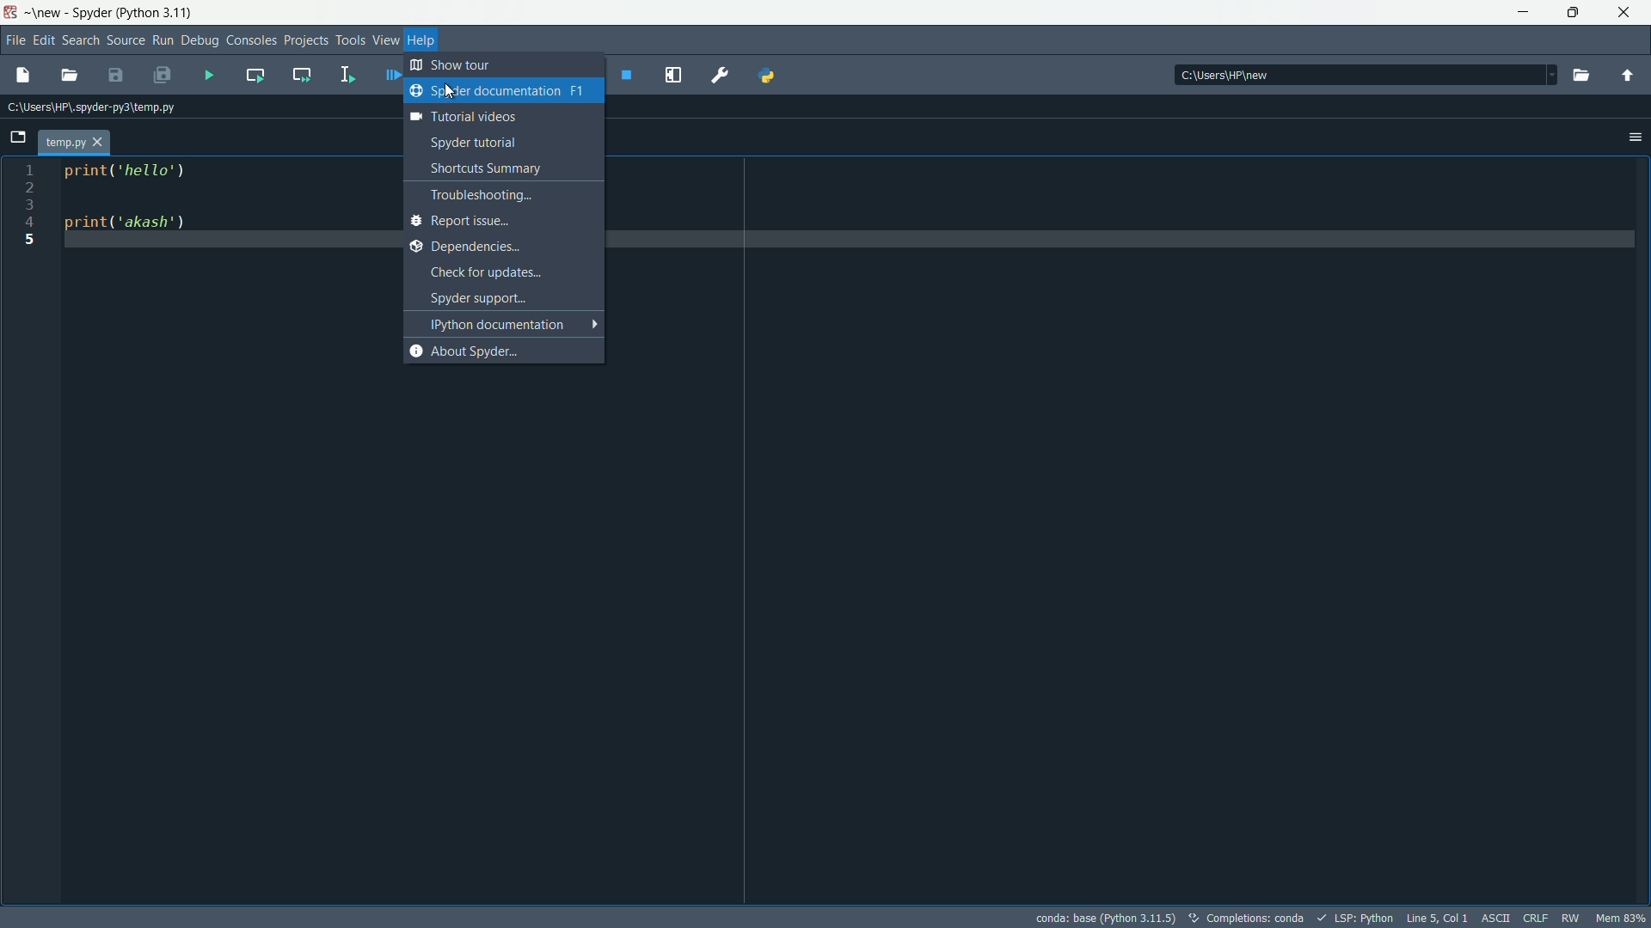  What do you see at coordinates (14, 42) in the screenshot?
I see `file menu` at bounding box center [14, 42].